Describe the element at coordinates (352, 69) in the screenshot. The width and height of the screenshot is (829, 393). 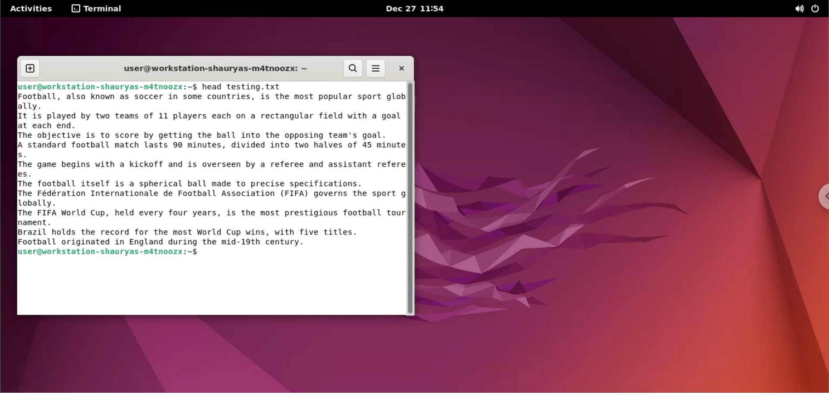
I see `search` at that location.